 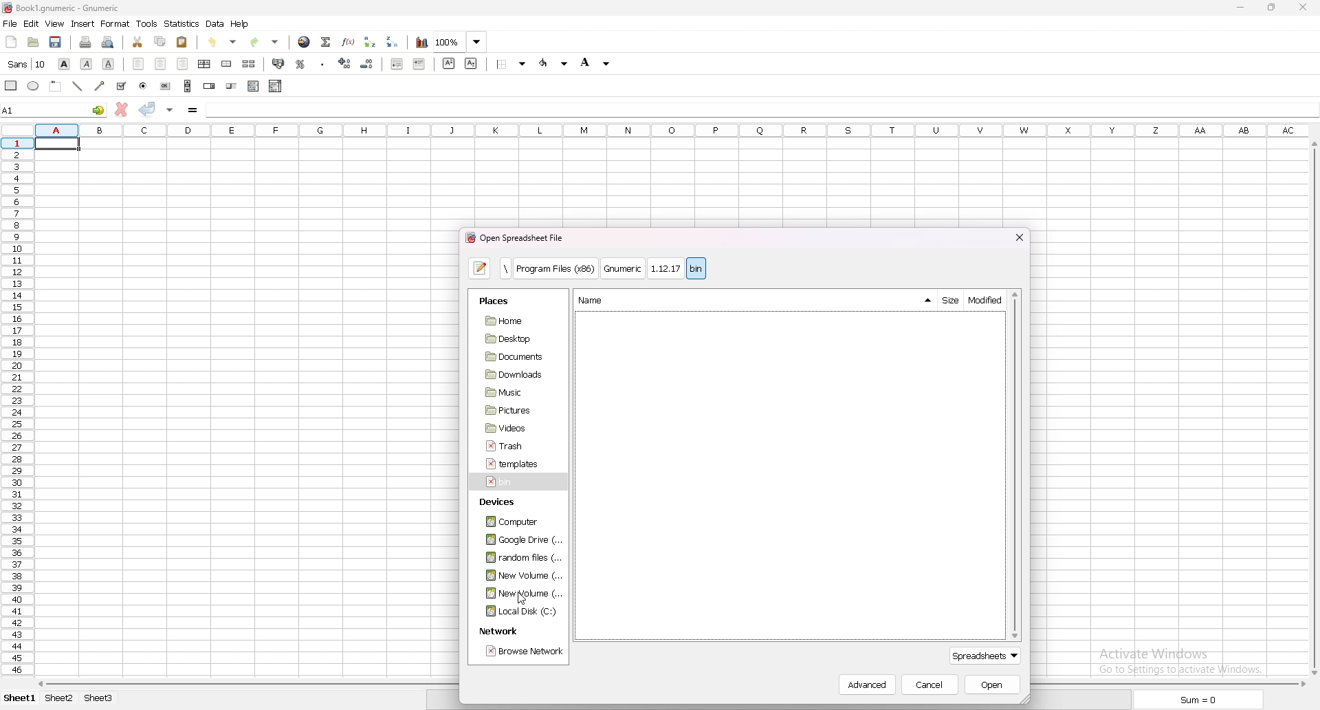 What do you see at coordinates (216, 23) in the screenshot?
I see `data` at bounding box center [216, 23].